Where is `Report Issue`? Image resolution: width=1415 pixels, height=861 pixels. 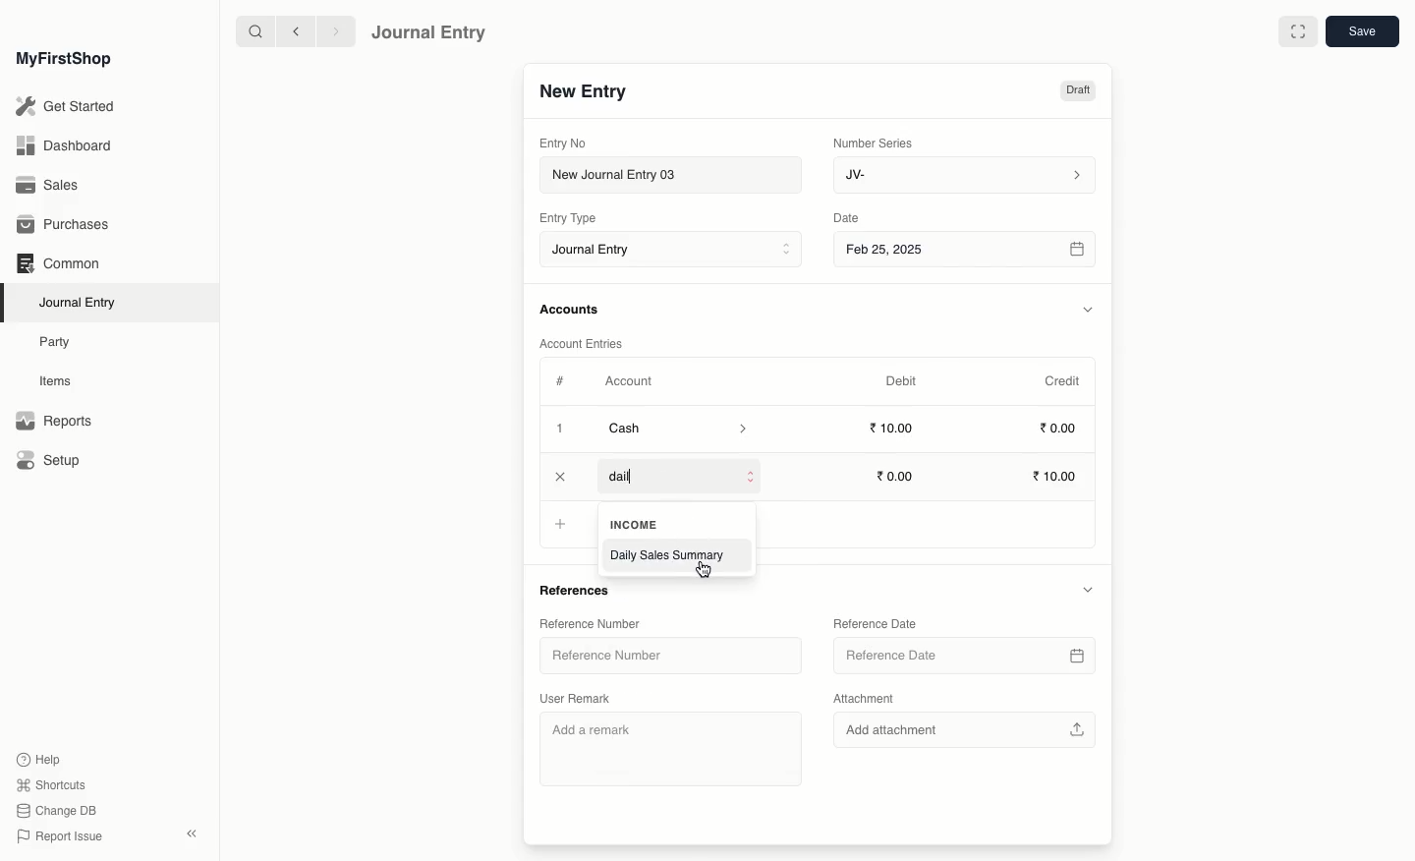
Report Issue is located at coordinates (58, 836).